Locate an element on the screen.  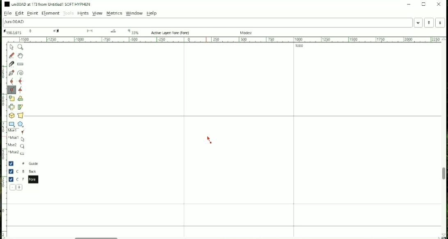
Edit is located at coordinates (20, 14).